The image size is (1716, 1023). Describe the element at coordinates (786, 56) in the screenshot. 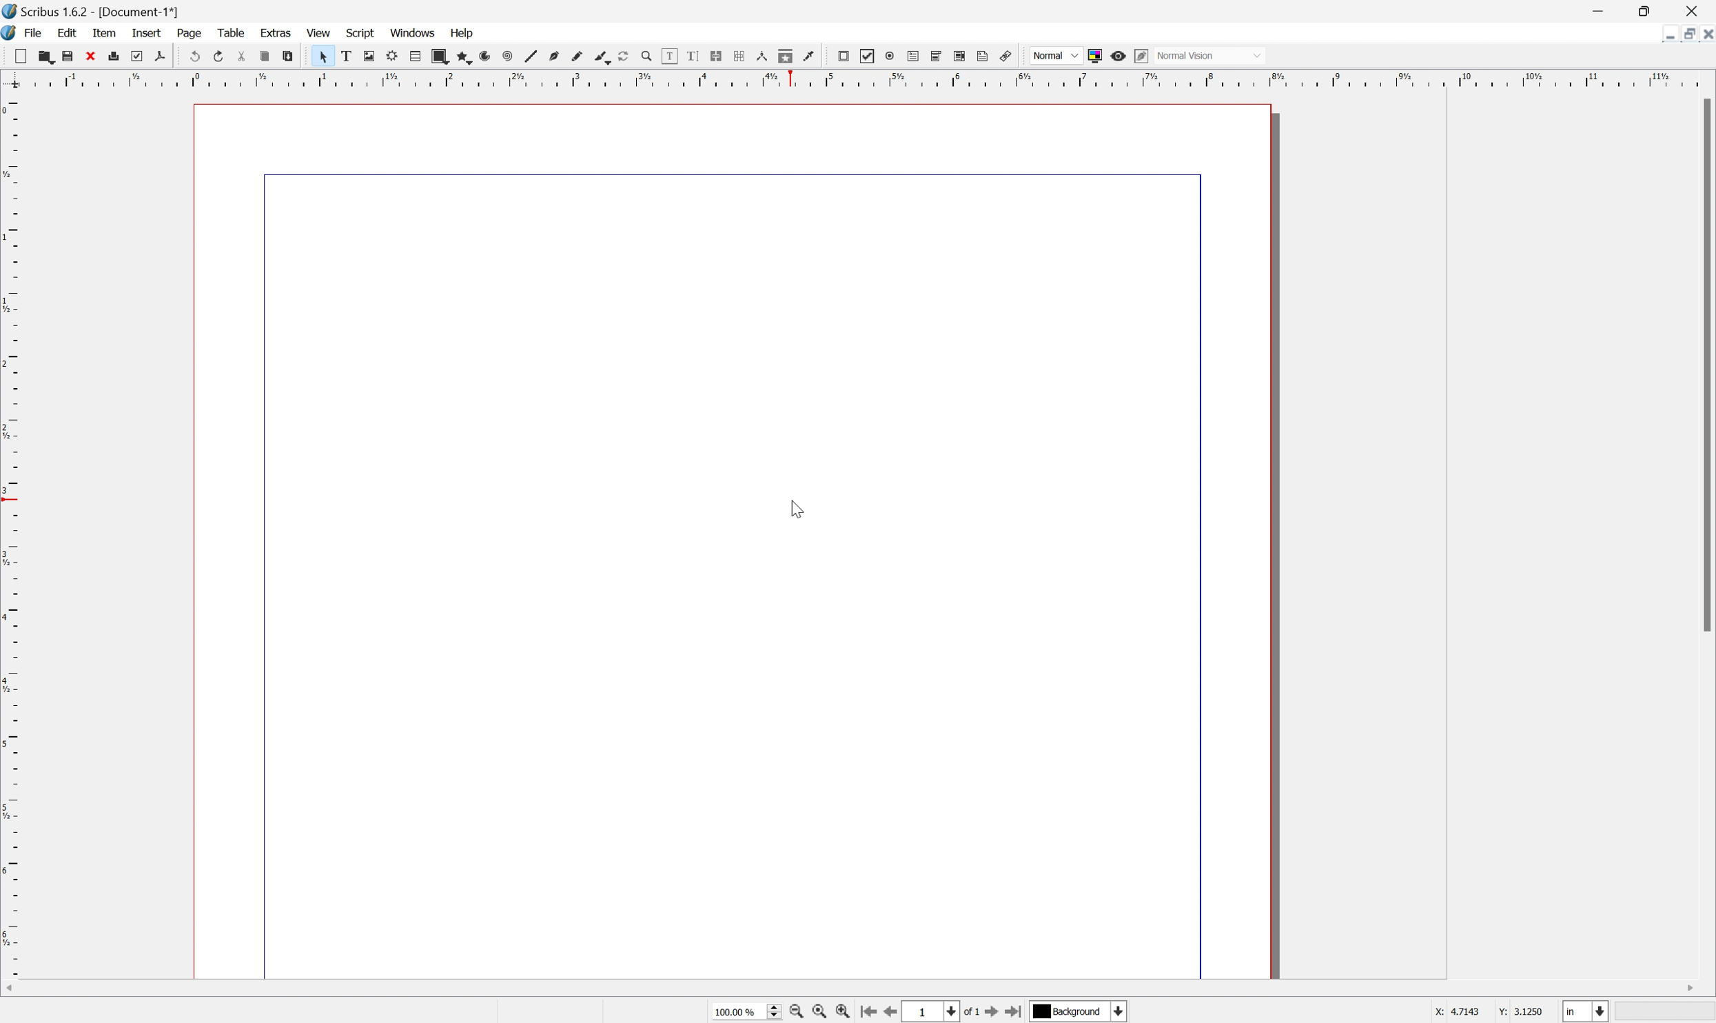

I see `copy item properties` at that location.